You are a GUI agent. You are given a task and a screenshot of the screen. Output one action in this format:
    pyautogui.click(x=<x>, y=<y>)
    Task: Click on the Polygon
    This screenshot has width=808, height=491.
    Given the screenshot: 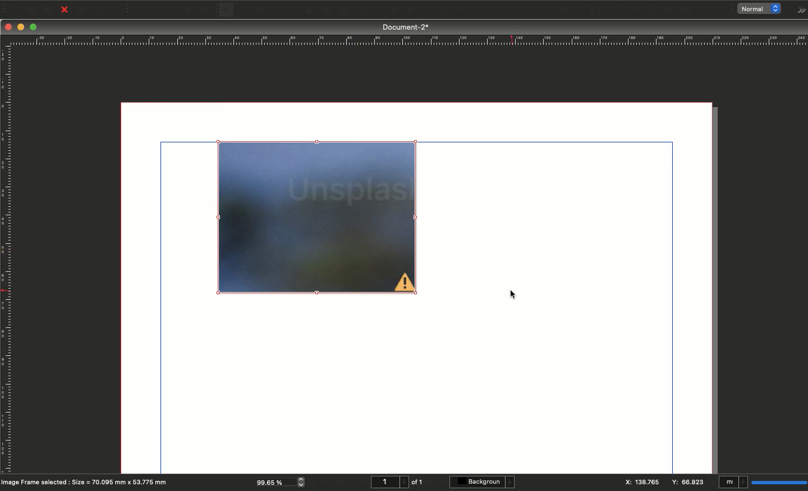 What is the action you would take?
    pyautogui.click(x=327, y=11)
    